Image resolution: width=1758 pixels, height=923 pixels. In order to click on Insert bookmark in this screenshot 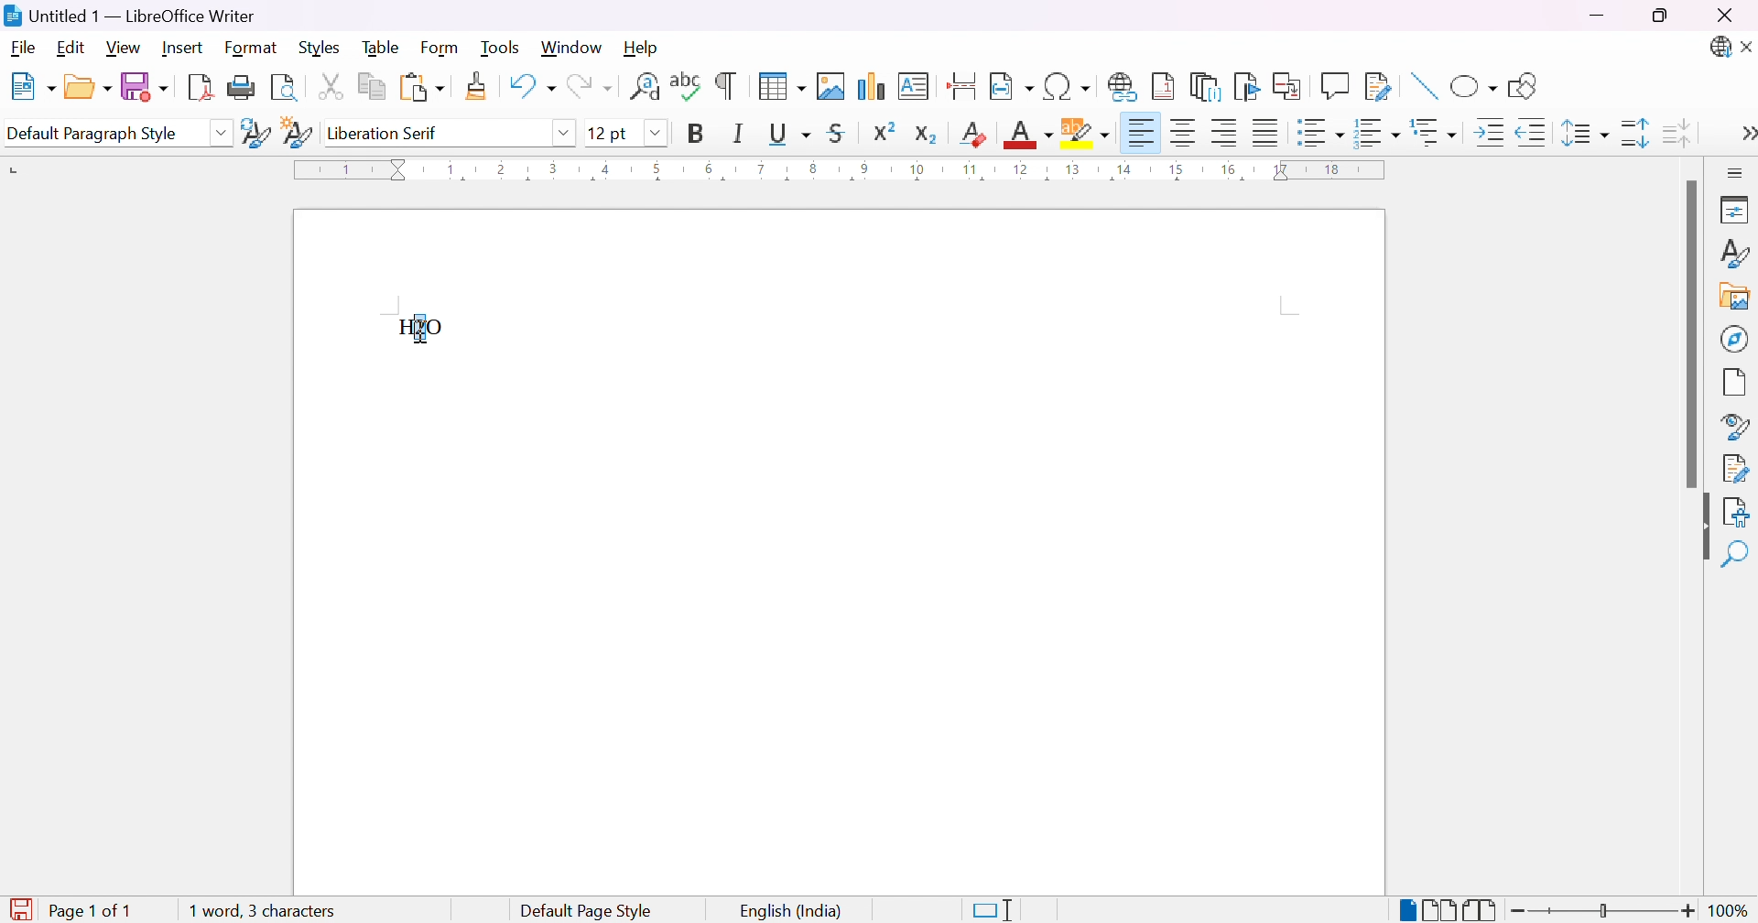, I will do `click(1248, 86)`.